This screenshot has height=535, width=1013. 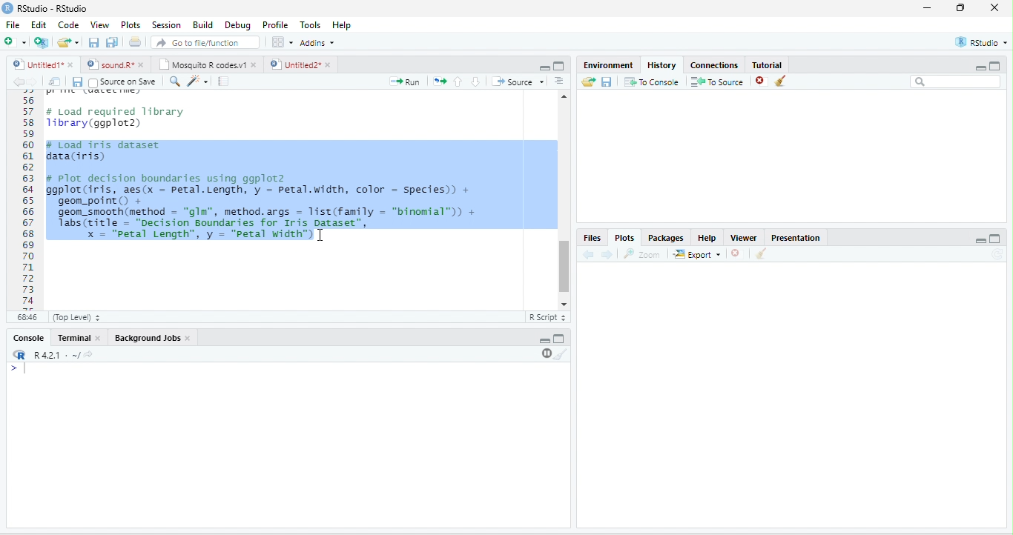 What do you see at coordinates (762, 253) in the screenshot?
I see `clear` at bounding box center [762, 253].